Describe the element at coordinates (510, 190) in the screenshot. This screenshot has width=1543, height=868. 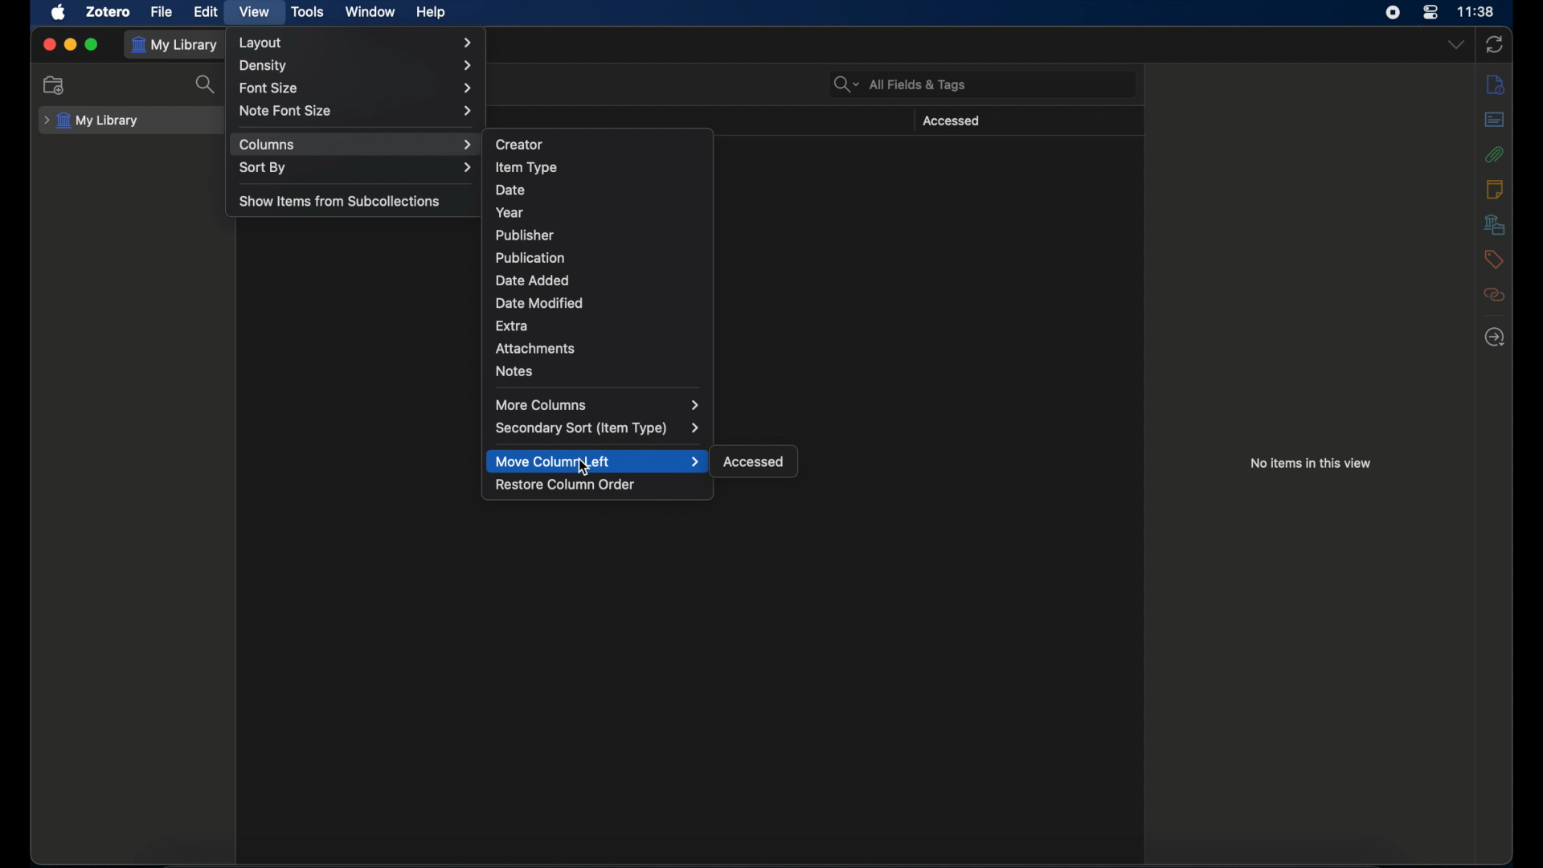
I see `date` at that location.